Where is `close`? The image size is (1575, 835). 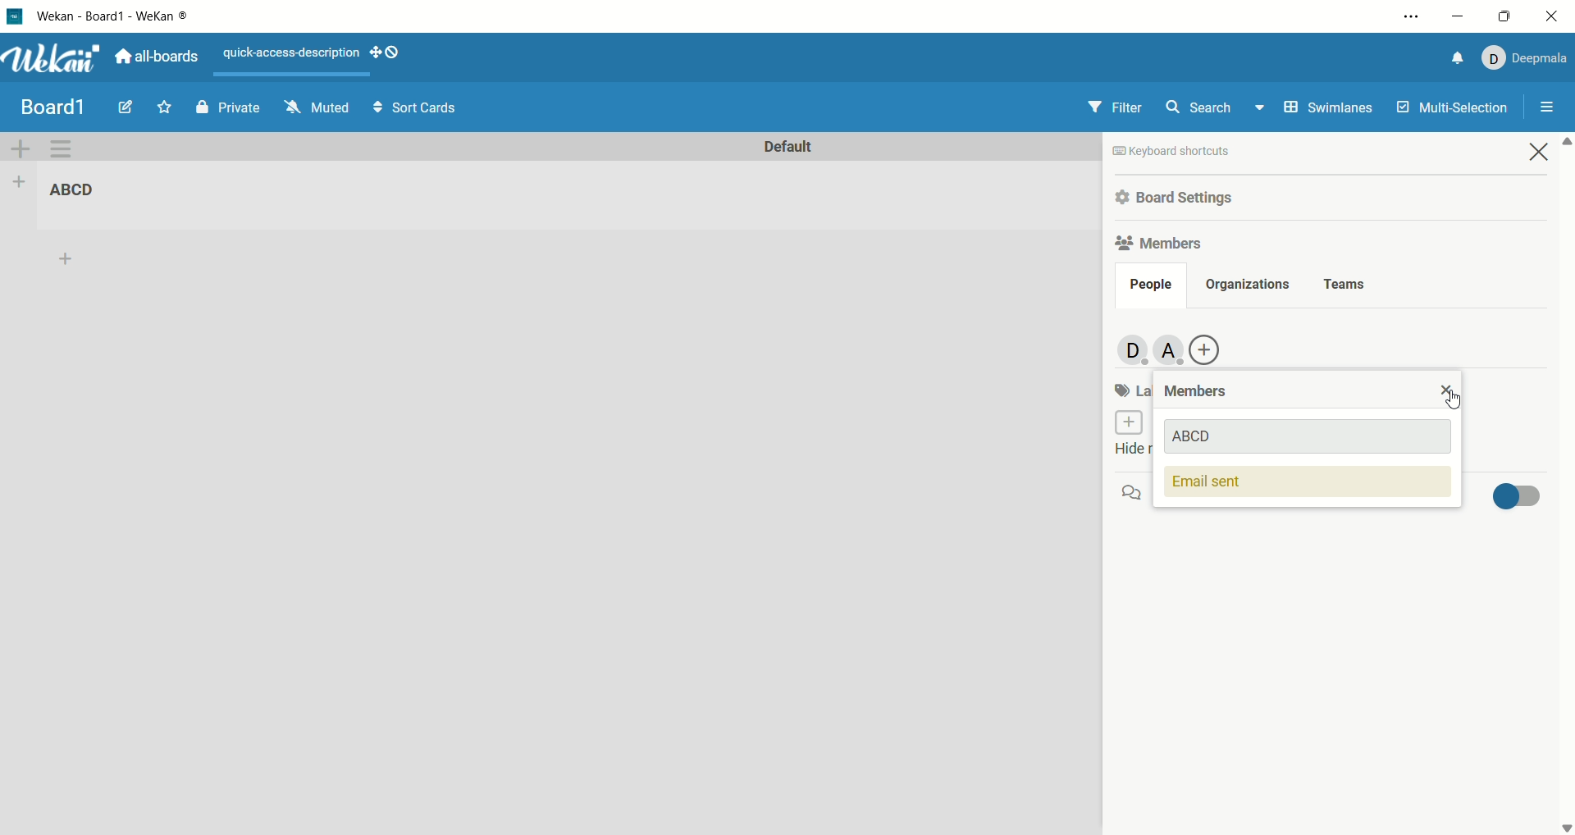 close is located at coordinates (1446, 388).